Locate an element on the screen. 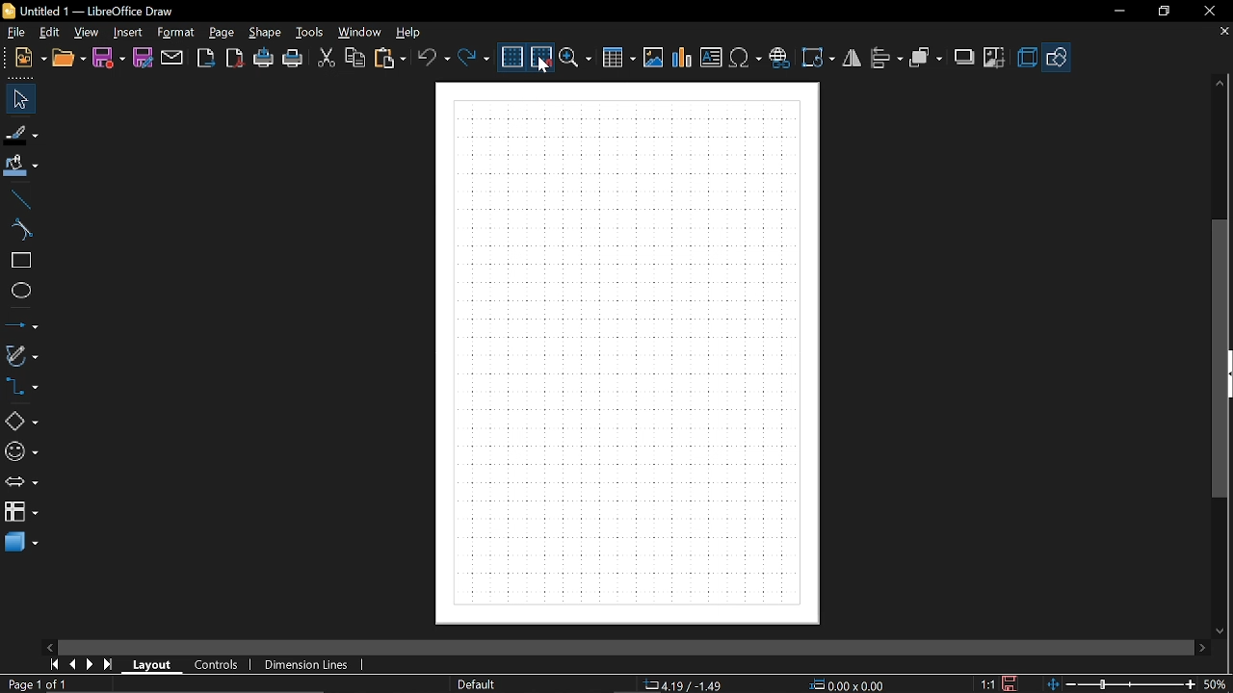 This screenshot has width=1233, height=693. save is located at coordinates (1011, 682).